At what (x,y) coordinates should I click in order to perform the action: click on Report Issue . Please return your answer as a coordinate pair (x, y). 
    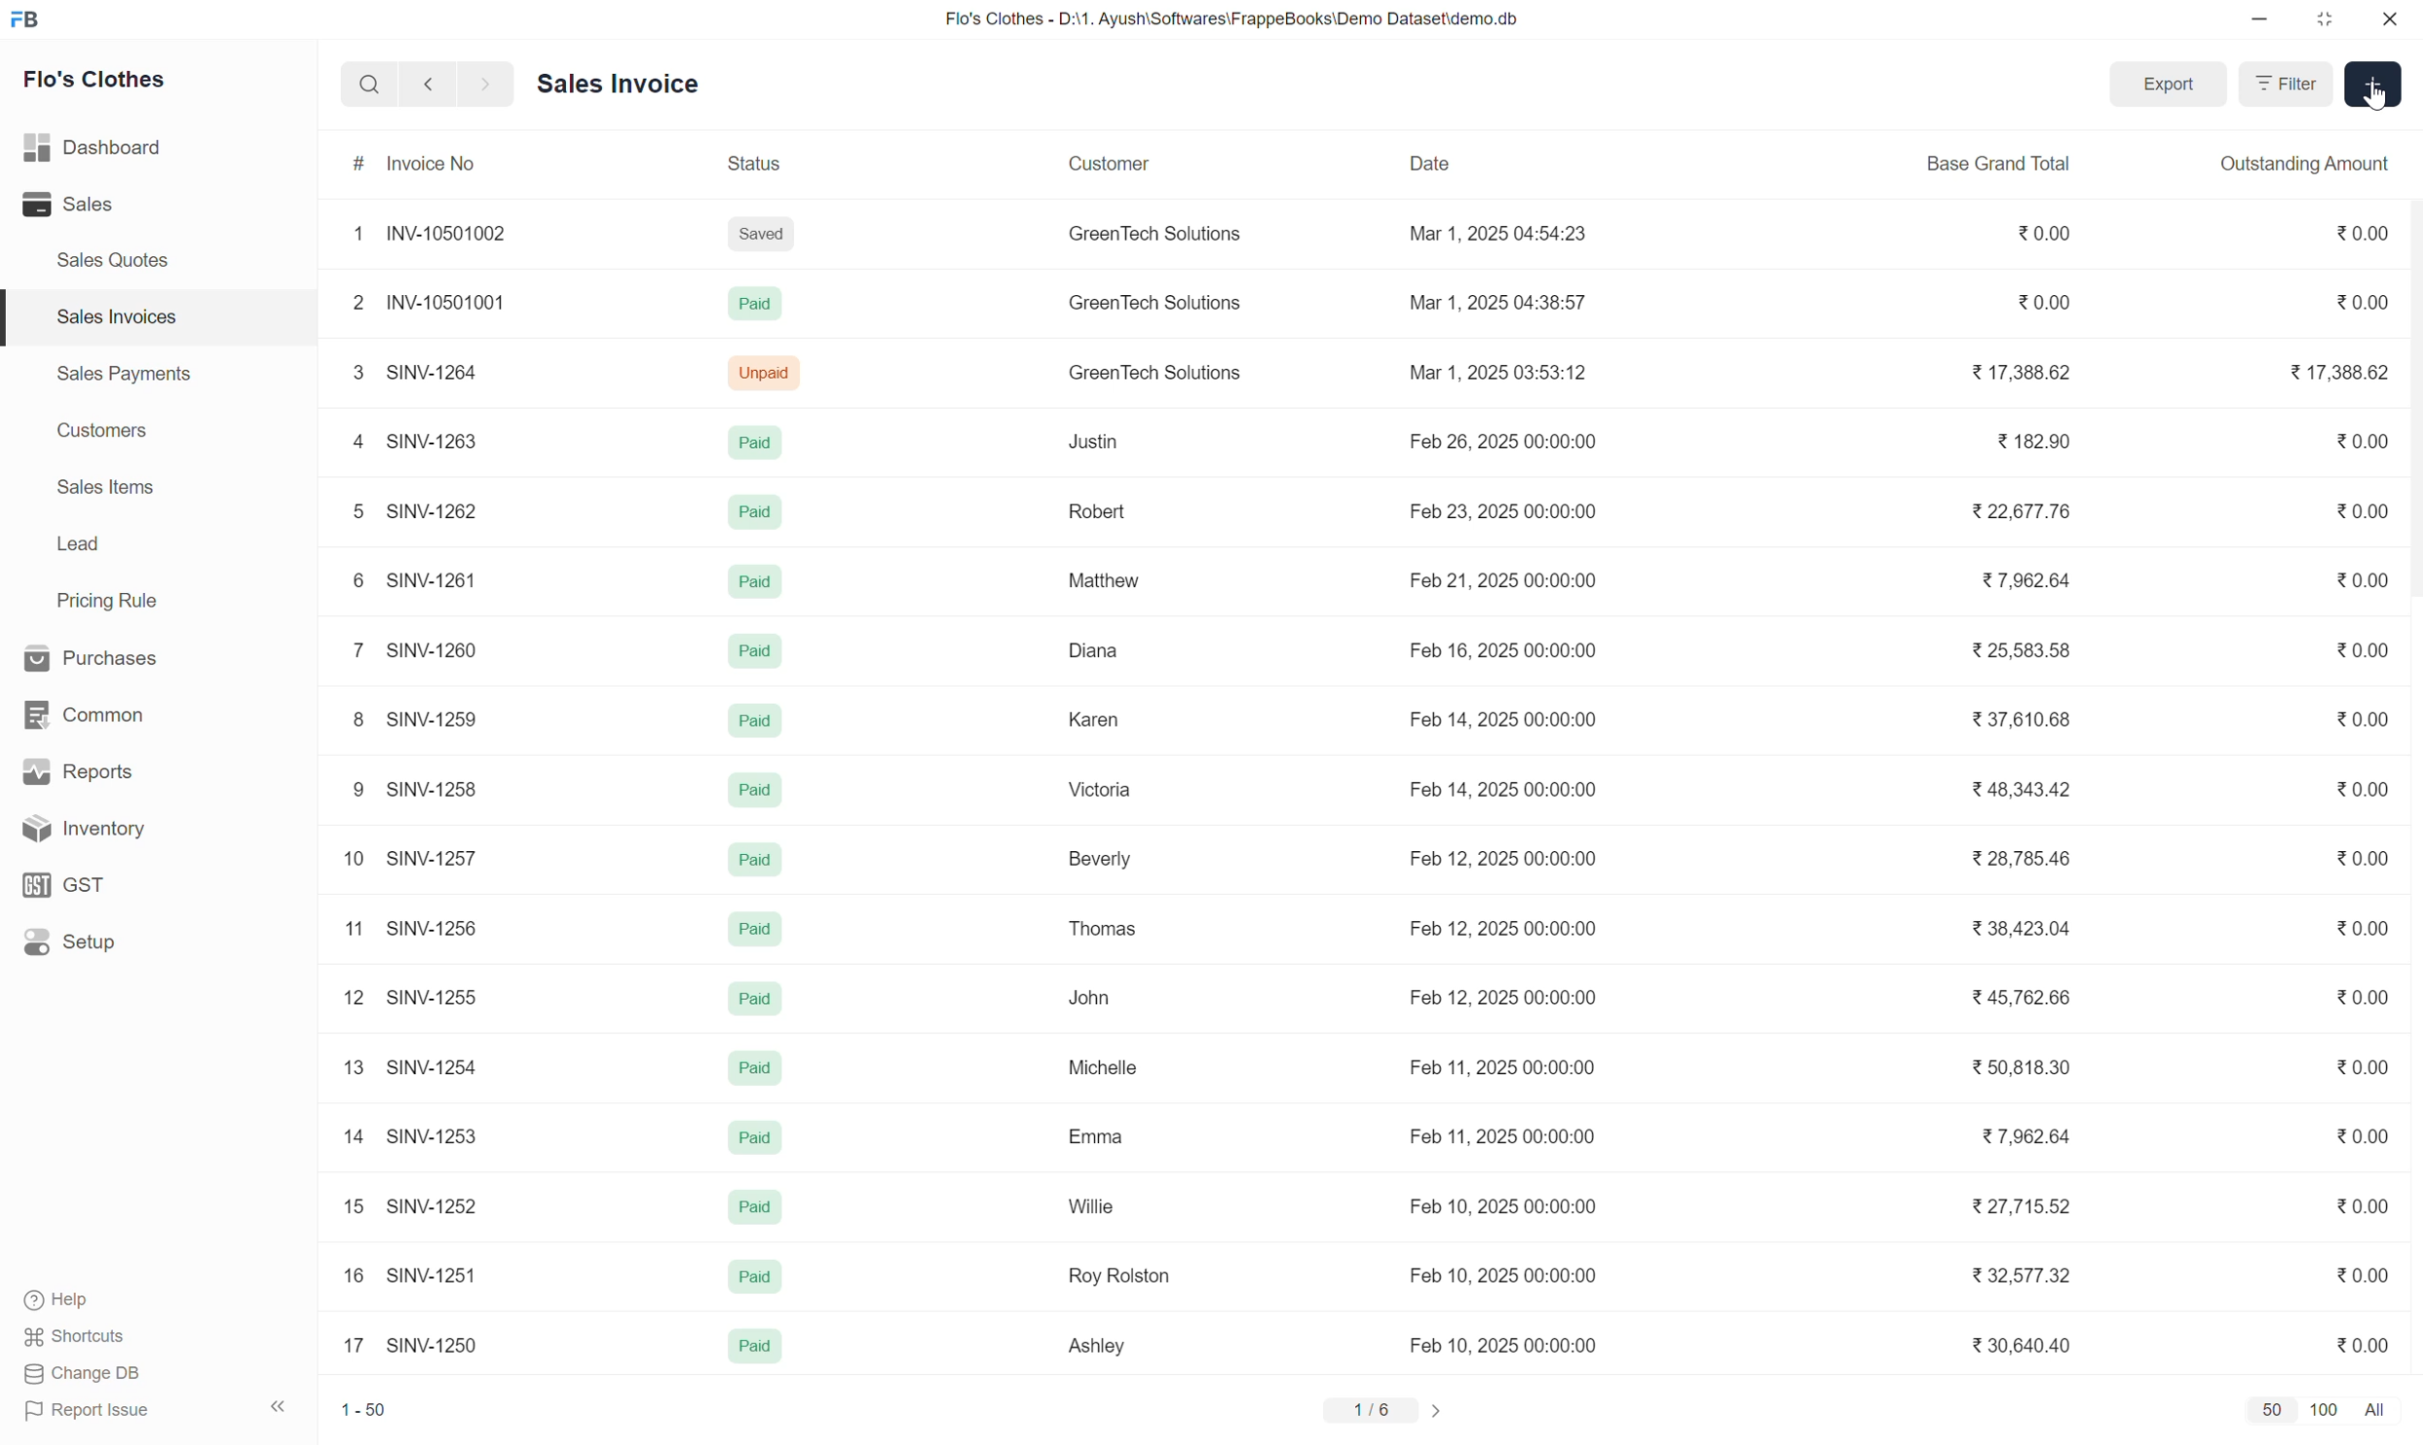
    Looking at the image, I should click on (103, 1414).